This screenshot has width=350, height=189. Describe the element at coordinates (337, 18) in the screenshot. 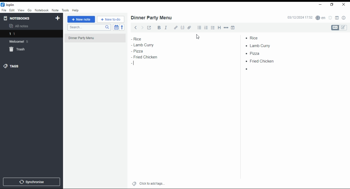

I see `toggle editor layout` at that location.